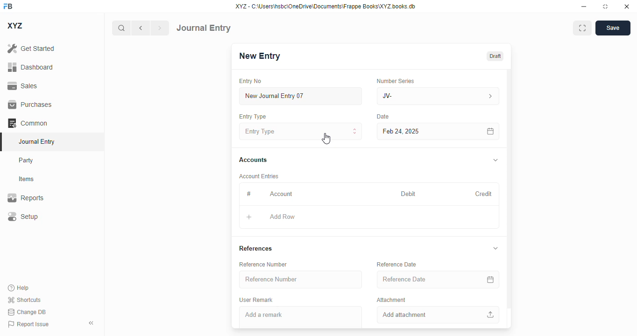 The height and width of the screenshot is (336, 637). Describe the element at coordinates (204, 28) in the screenshot. I see `journal entry` at that location.